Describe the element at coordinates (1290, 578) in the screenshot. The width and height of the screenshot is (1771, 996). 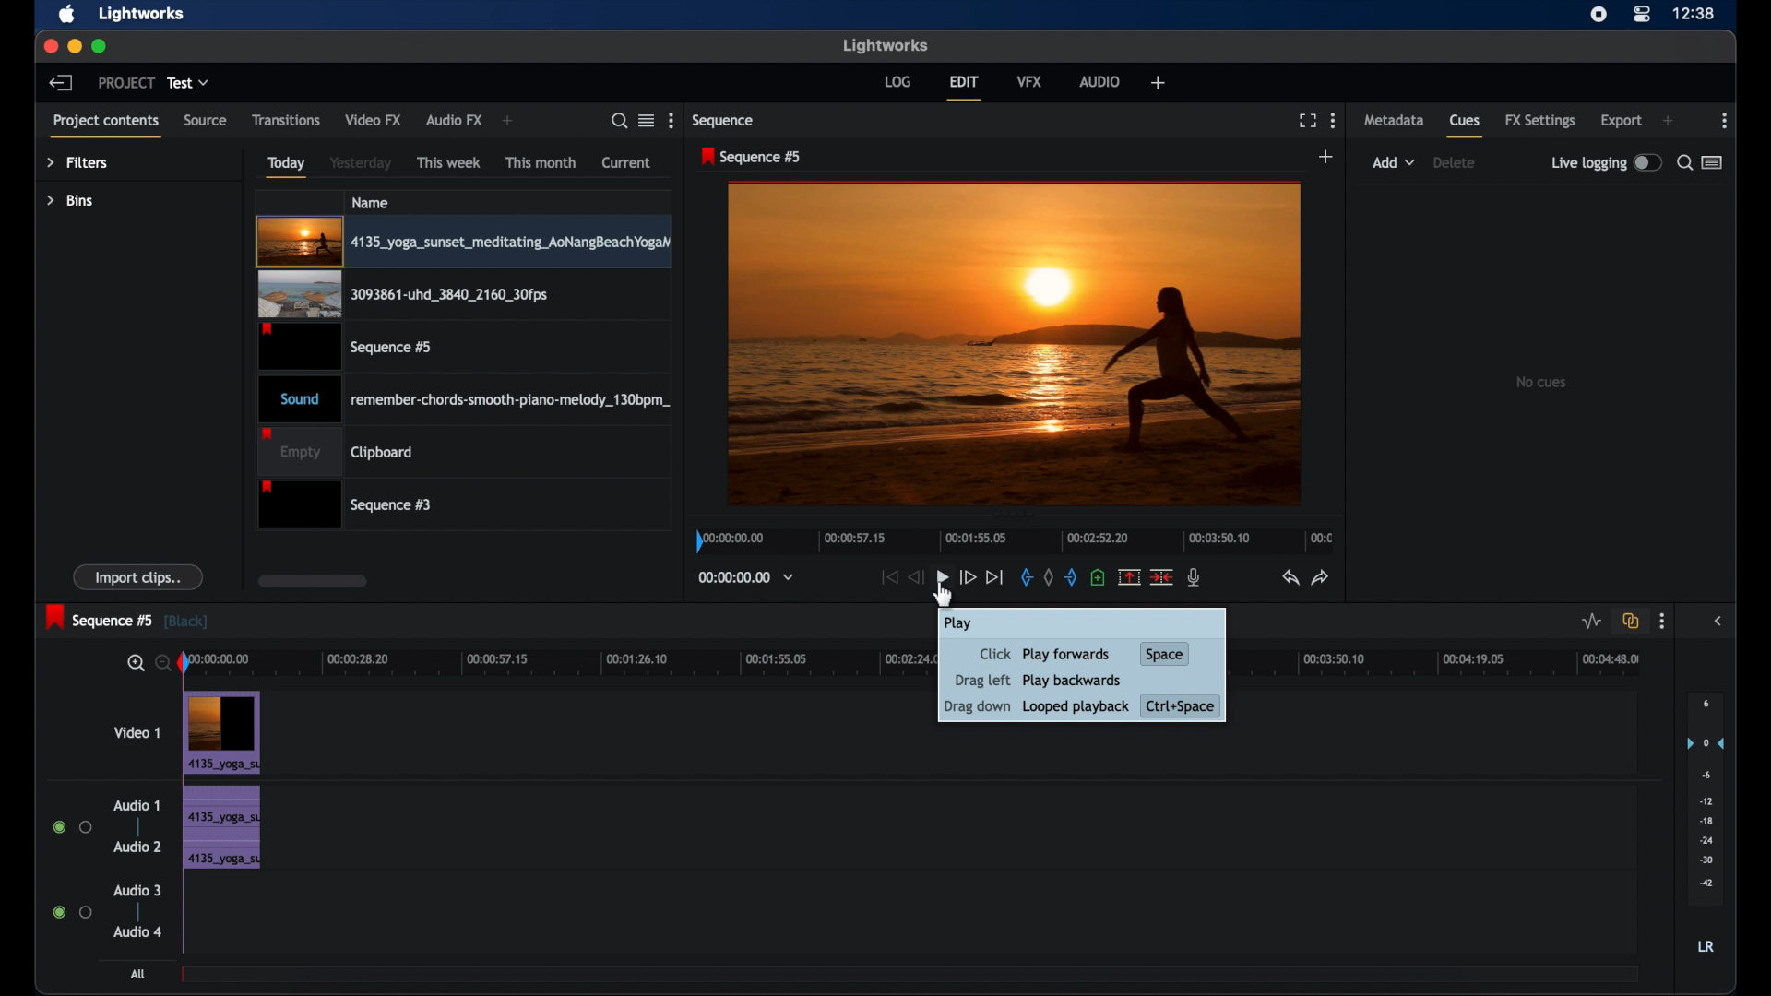
I see `undo` at that location.